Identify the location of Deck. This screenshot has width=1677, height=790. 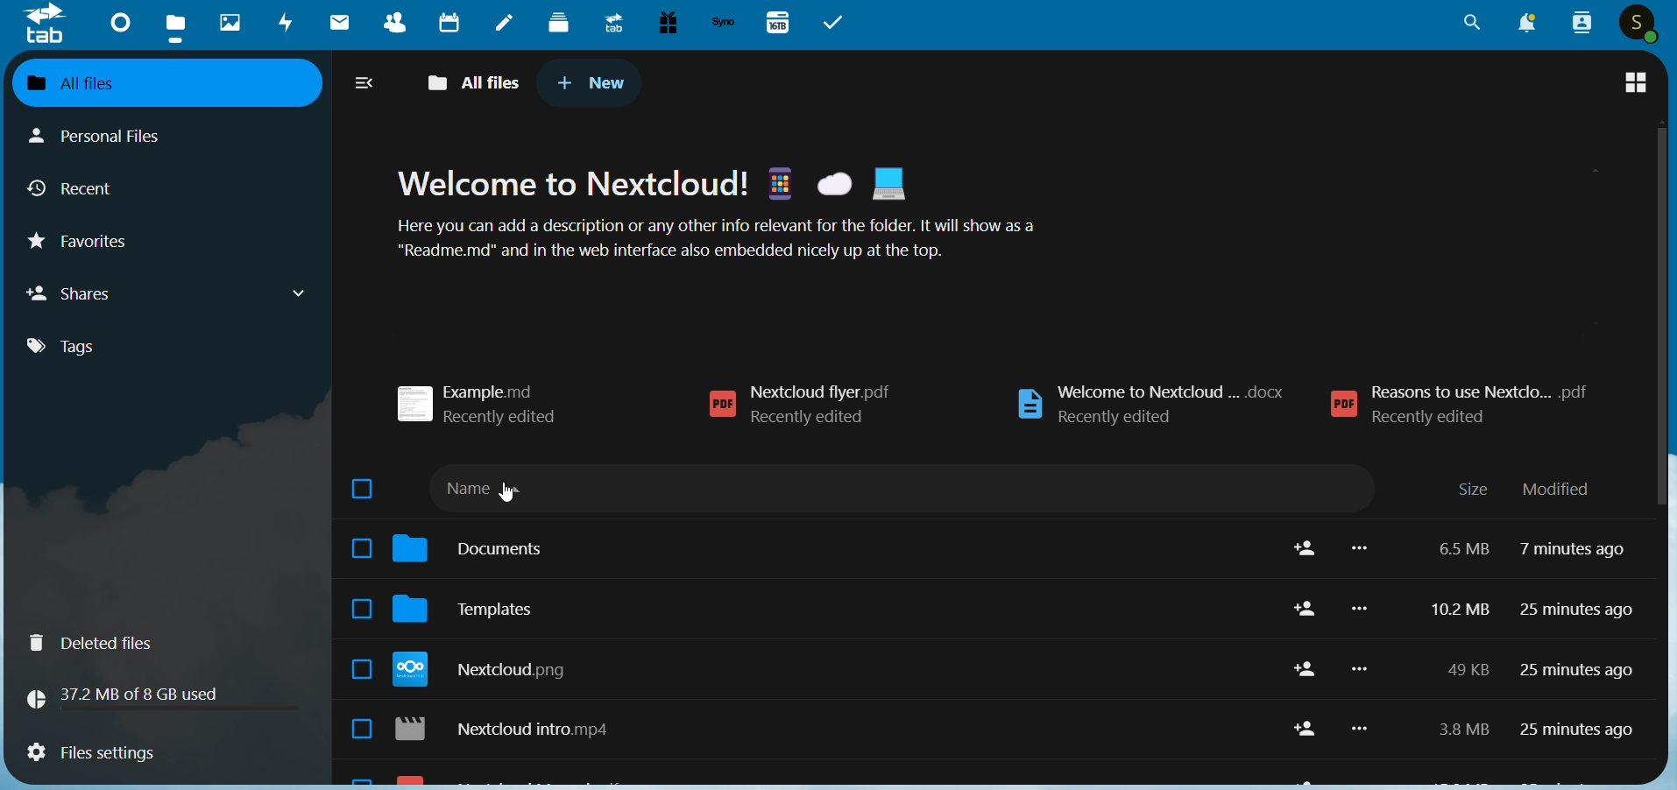
(562, 24).